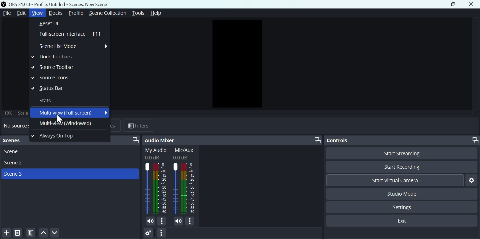 Image resolution: width=480 pixels, height=239 pixels. Describe the element at coordinates (164, 233) in the screenshot. I see `More options` at that location.